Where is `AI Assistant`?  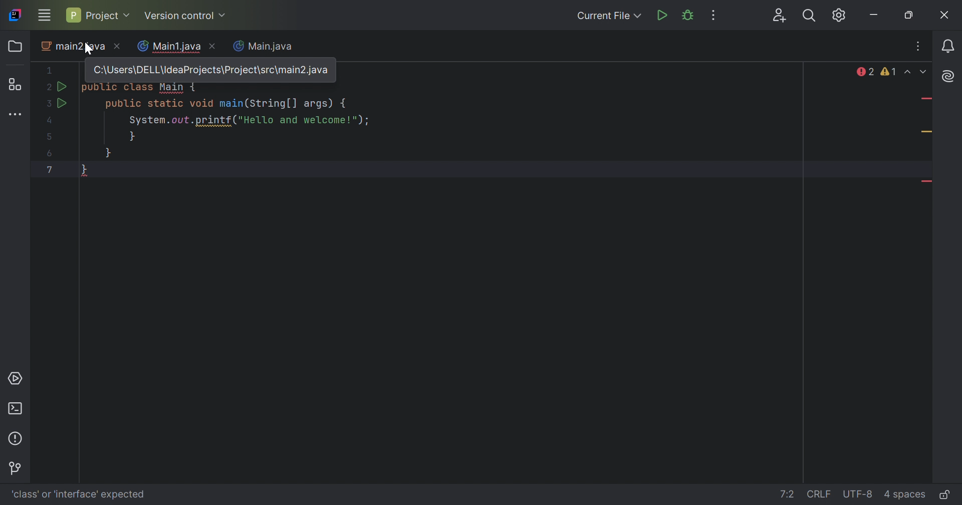 AI Assistant is located at coordinates (946, 77).